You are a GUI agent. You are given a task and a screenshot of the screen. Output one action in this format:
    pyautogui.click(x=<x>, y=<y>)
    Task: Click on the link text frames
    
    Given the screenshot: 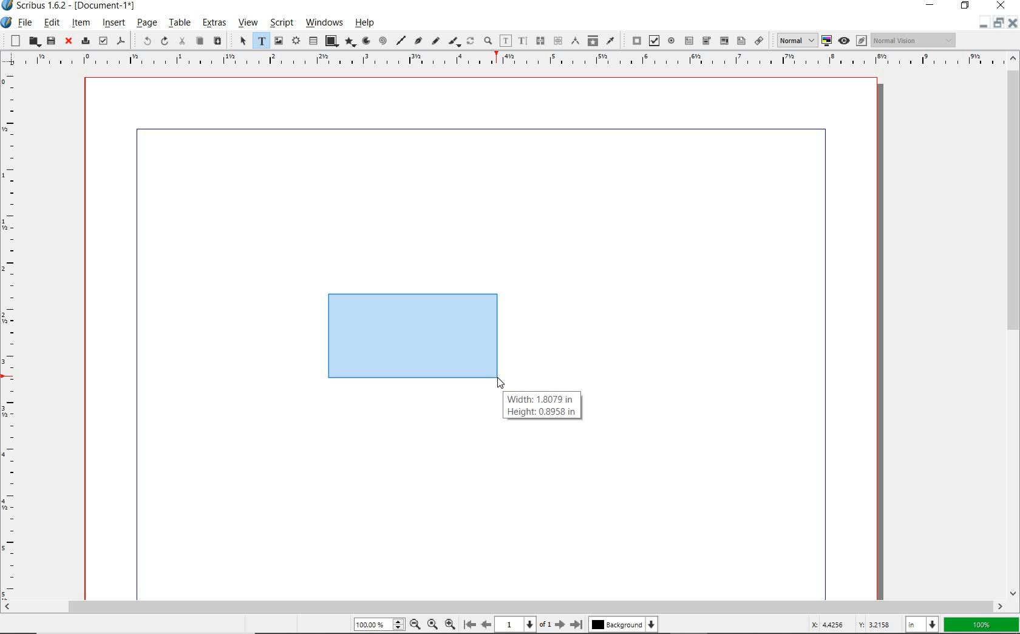 What is the action you would take?
    pyautogui.click(x=541, y=41)
    